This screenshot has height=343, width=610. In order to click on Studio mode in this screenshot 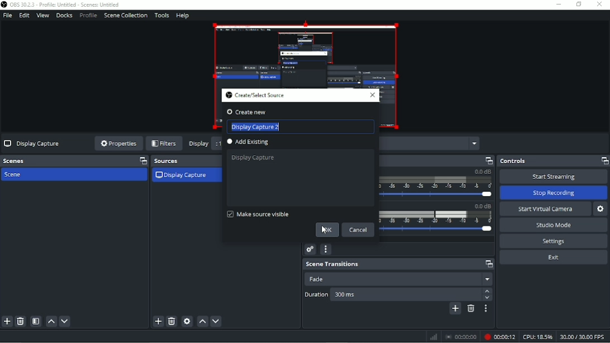, I will do `click(554, 225)`.